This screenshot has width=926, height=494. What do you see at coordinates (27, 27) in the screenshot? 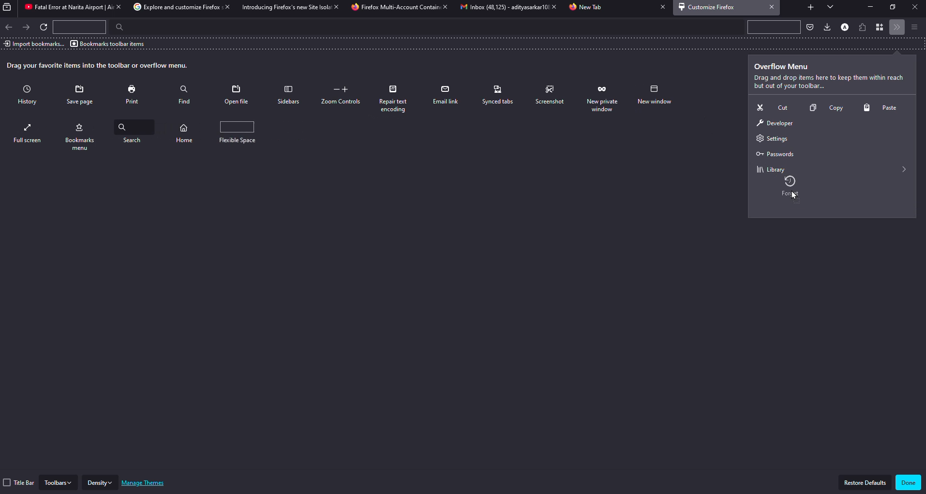
I see `forward` at bounding box center [27, 27].